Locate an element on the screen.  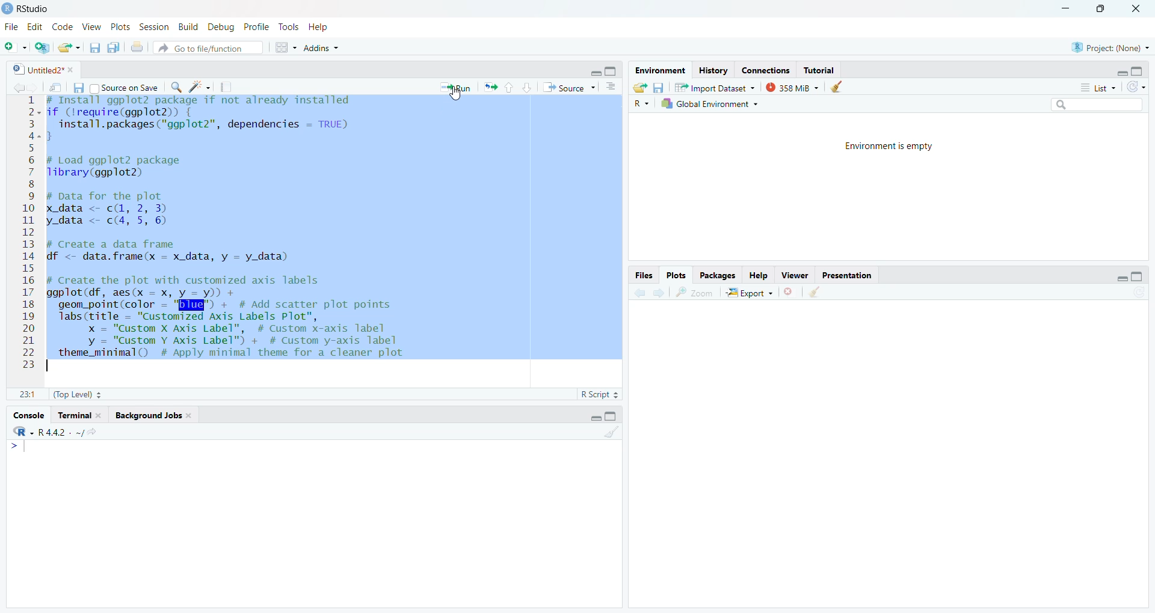
maximise is located at coordinates (615, 416).